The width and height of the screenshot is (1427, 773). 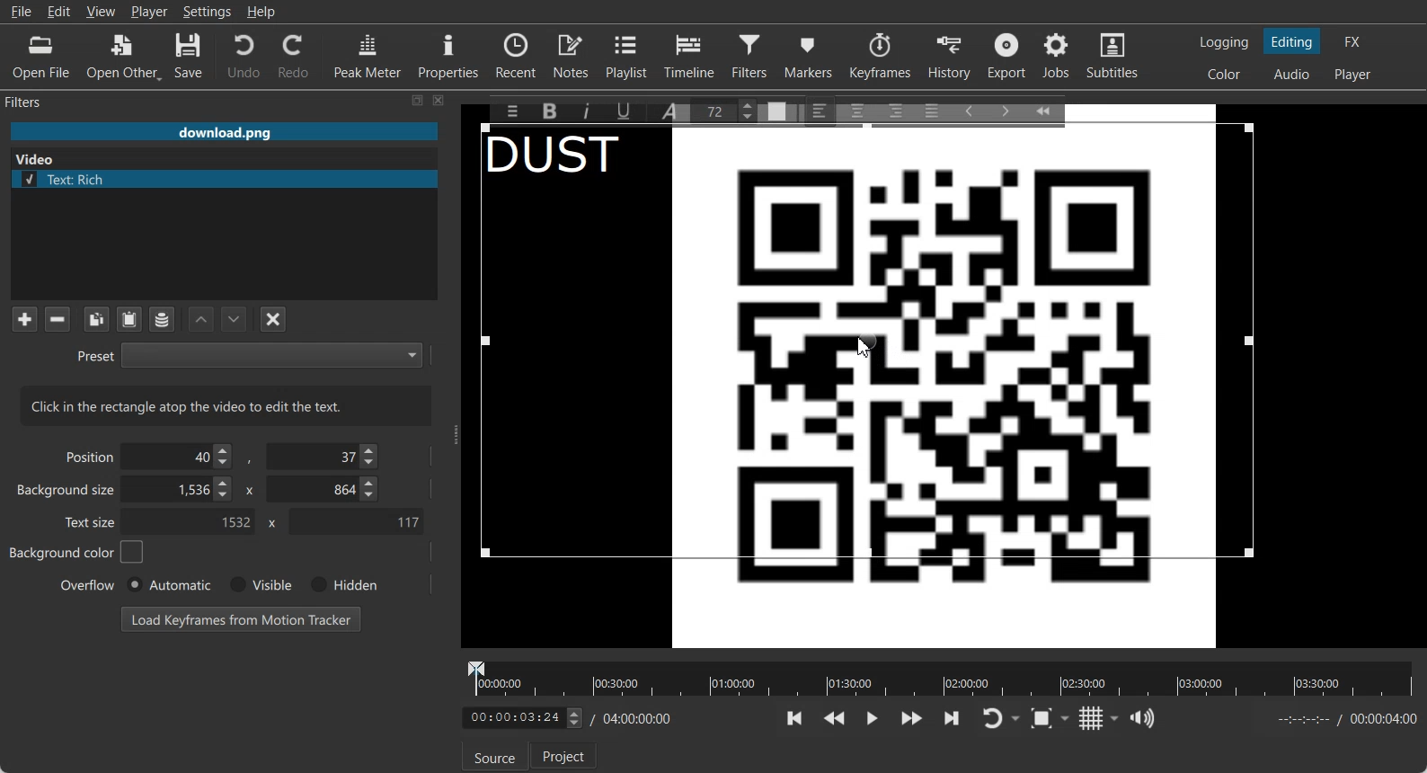 I want to click on Markers, so click(x=810, y=55).